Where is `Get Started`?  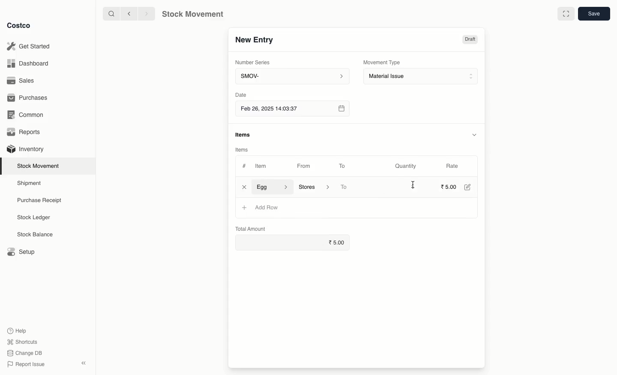 Get Started is located at coordinates (30, 46).